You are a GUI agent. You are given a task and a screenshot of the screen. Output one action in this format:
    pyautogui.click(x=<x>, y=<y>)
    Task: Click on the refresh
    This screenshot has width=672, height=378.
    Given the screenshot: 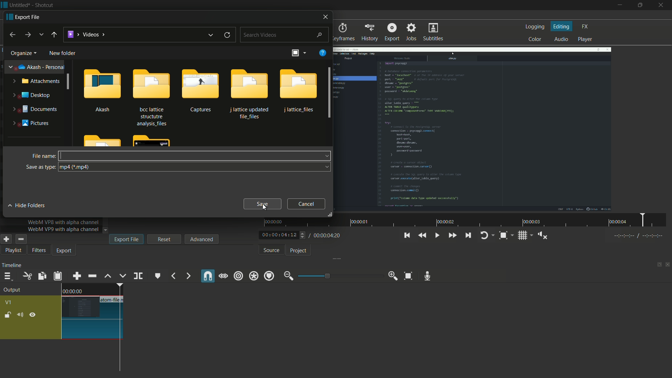 What is the action you would take?
    pyautogui.click(x=227, y=35)
    